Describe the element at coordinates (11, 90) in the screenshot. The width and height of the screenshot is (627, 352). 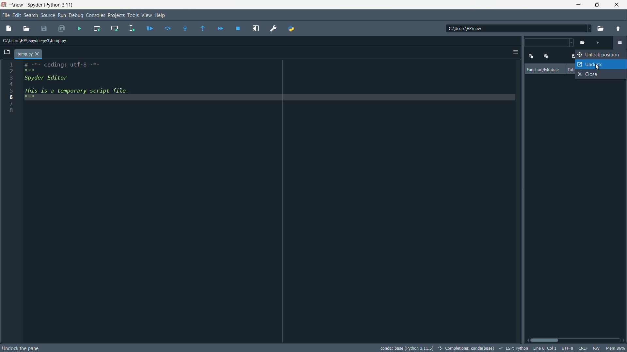
I see `5` at that location.